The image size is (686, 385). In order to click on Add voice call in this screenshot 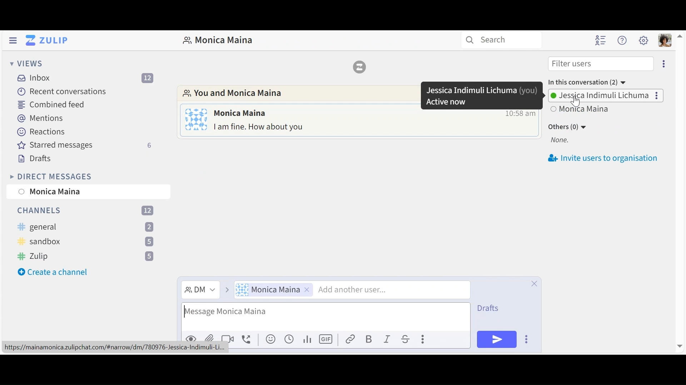, I will do `click(248, 340)`.